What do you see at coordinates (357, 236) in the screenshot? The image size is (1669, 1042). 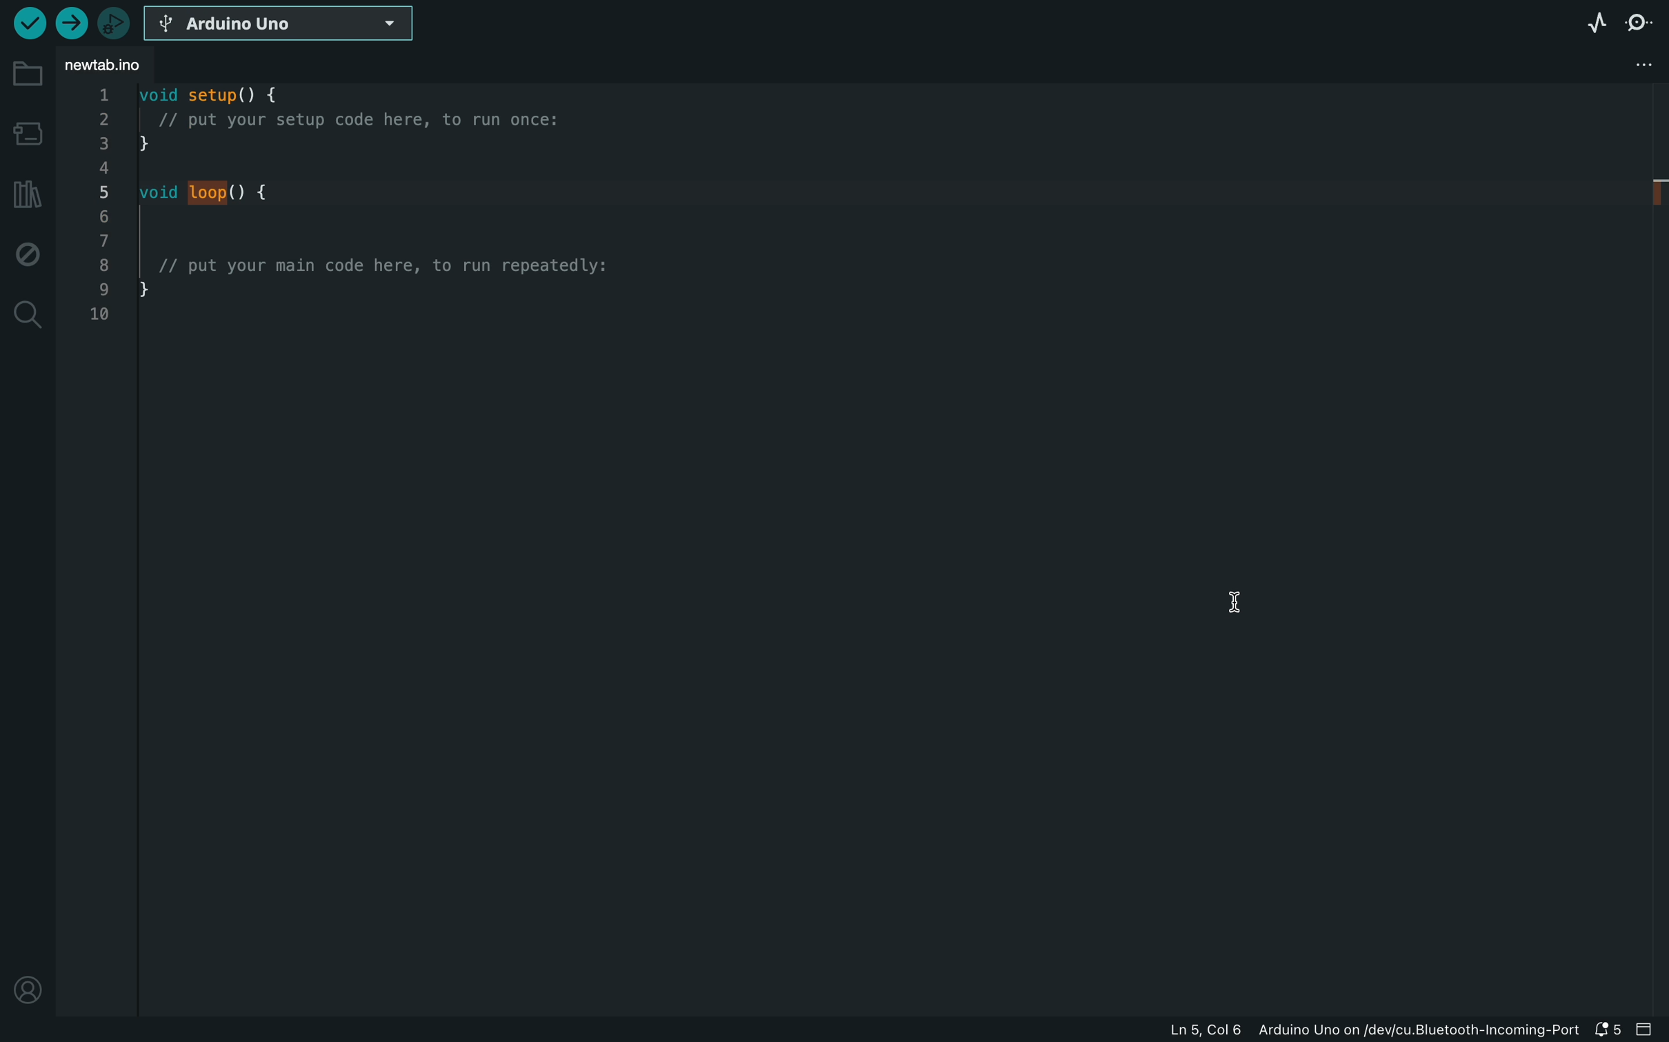 I see `code` at bounding box center [357, 236].